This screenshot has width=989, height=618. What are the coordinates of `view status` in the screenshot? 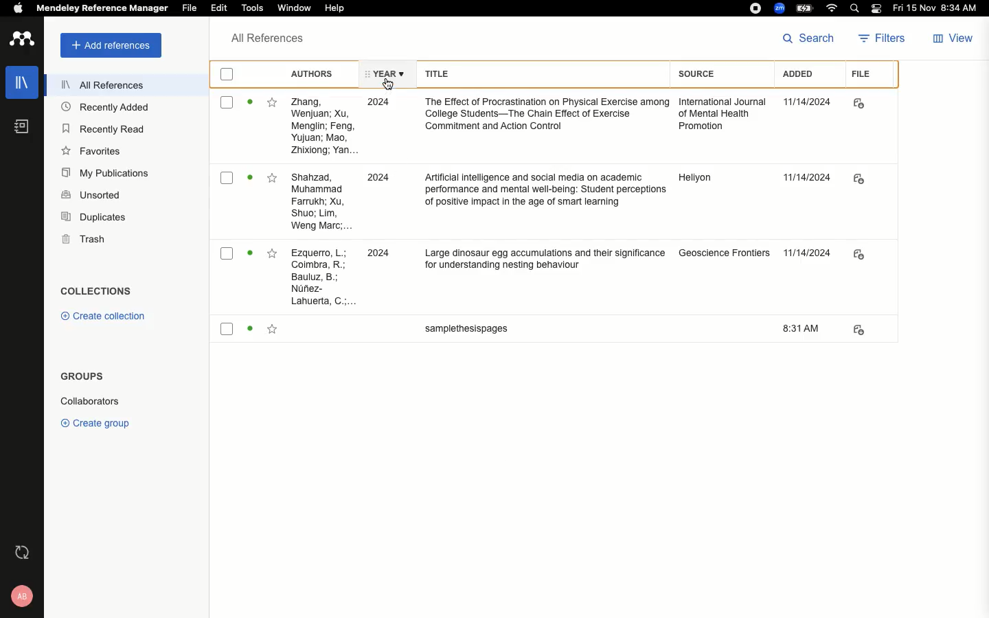 It's located at (250, 257).